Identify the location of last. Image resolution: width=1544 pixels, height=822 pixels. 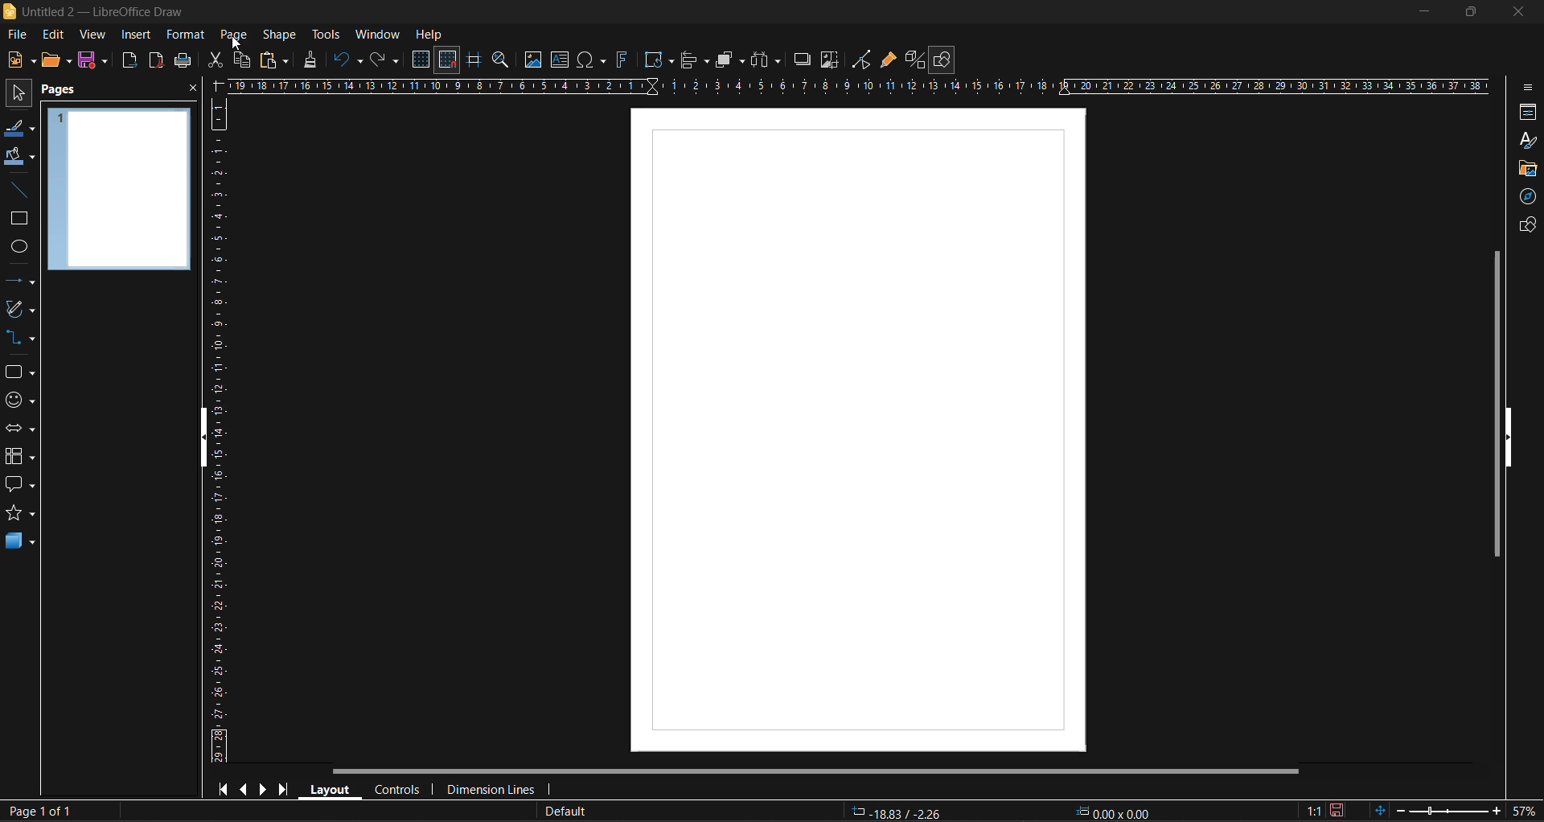
(288, 790).